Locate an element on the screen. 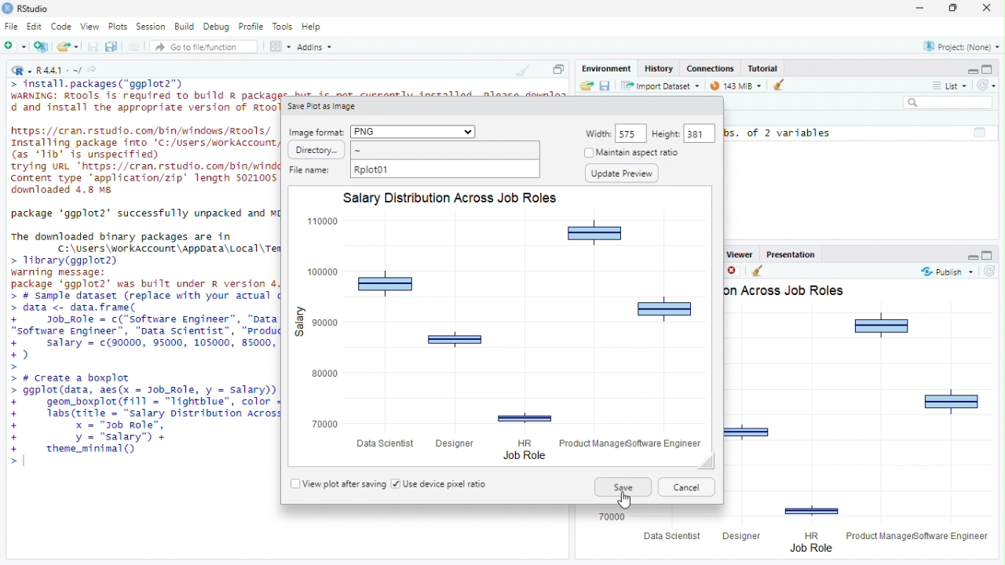  View is located at coordinates (89, 27).